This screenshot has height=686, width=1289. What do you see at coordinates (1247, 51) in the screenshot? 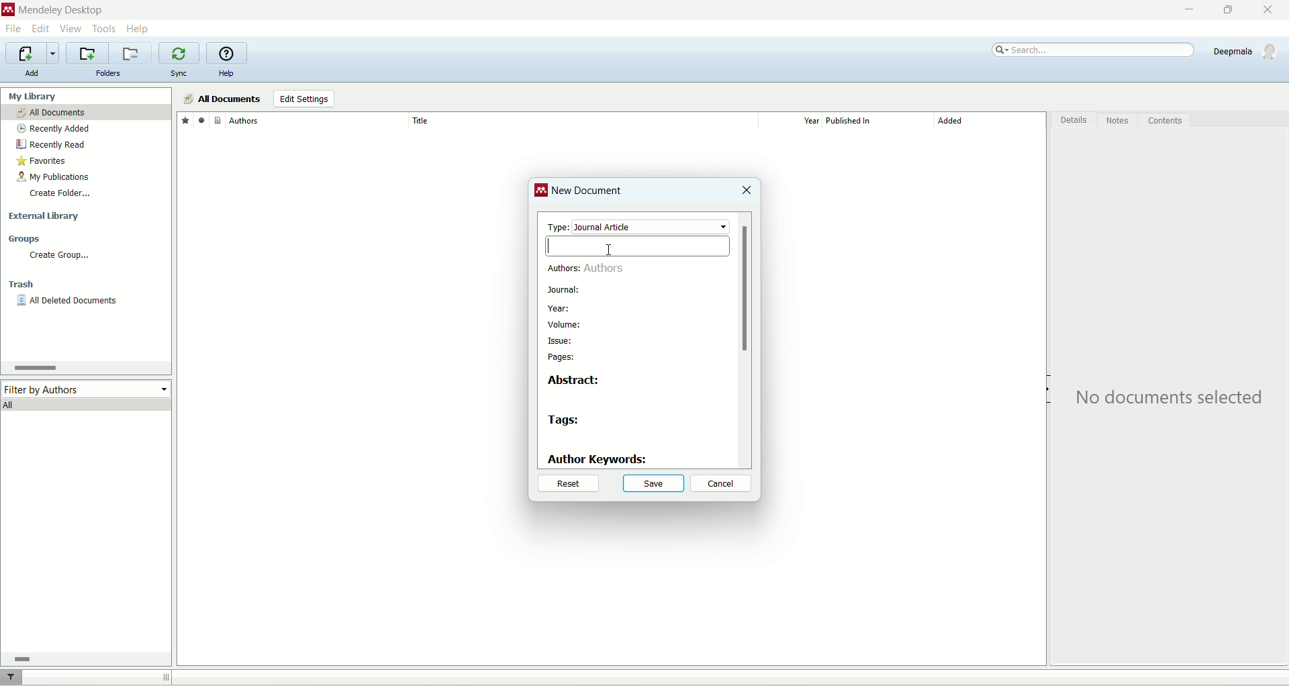
I see `account` at bounding box center [1247, 51].